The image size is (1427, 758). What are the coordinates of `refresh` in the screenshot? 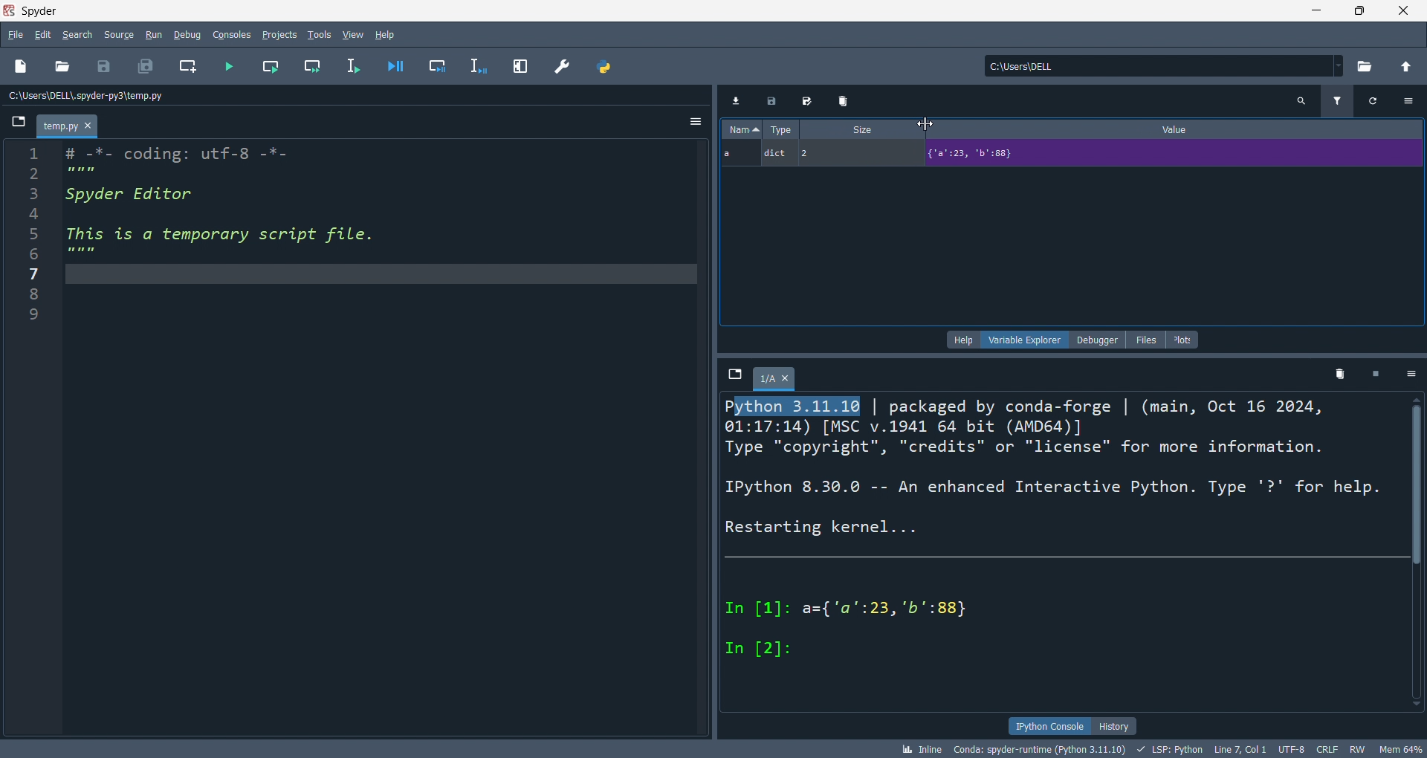 It's located at (1375, 101).